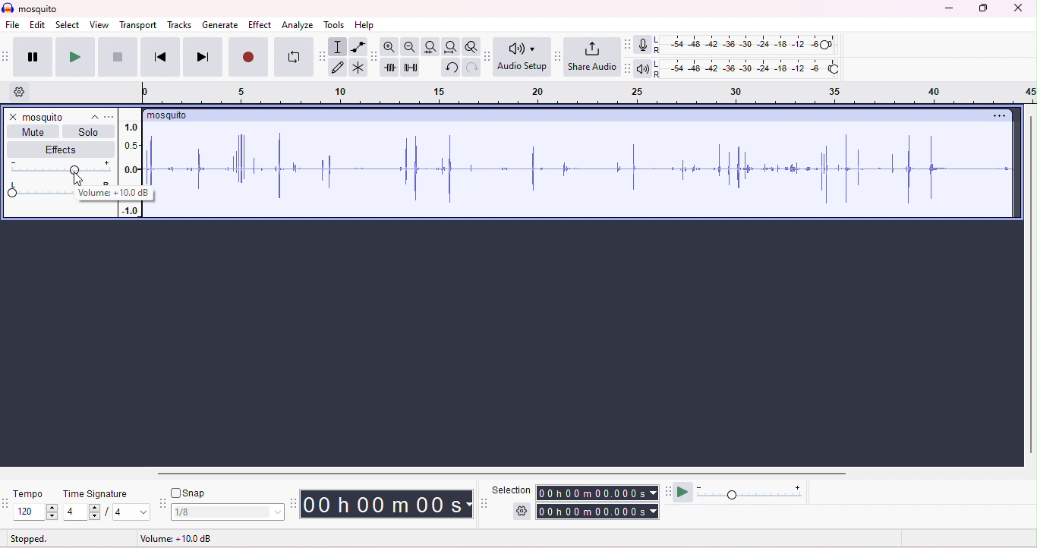 The height and width of the screenshot is (548, 1037). Describe the element at coordinates (597, 512) in the screenshot. I see `total time` at that location.